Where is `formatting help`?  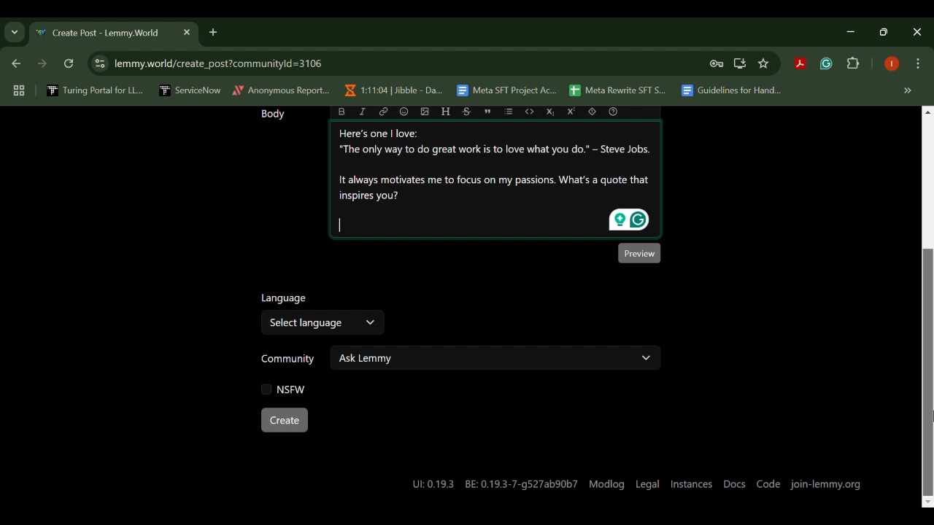 formatting help is located at coordinates (612, 112).